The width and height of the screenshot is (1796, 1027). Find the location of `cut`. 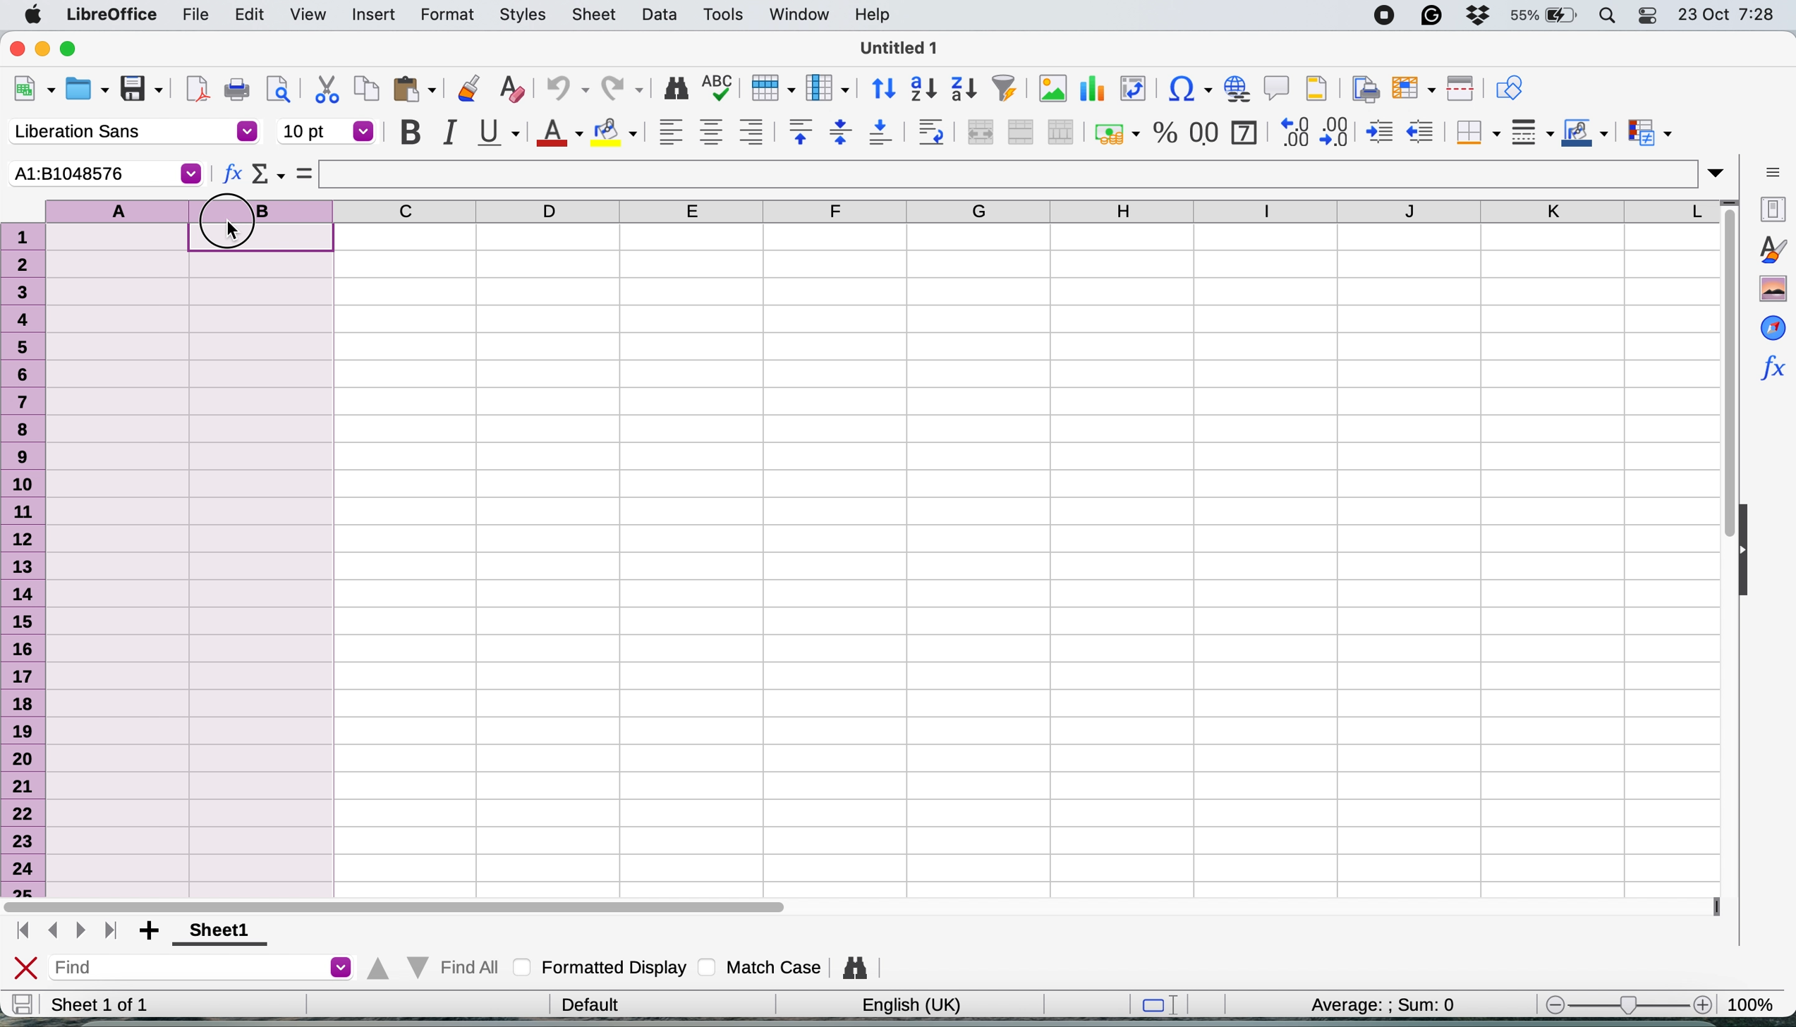

cut is located at coordinates (323, 90).